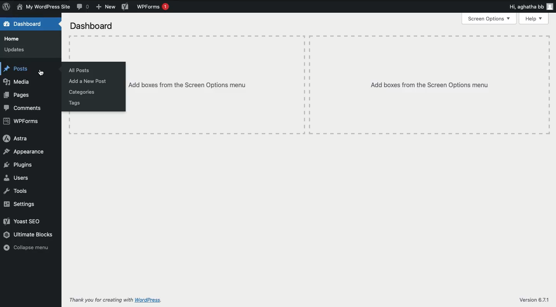 The width and height of the screenshot is (556, 307). What do you see at coordinates (42, 74) in the screenshot?
I see `mouse pointer` at bounding box center [42, 74].